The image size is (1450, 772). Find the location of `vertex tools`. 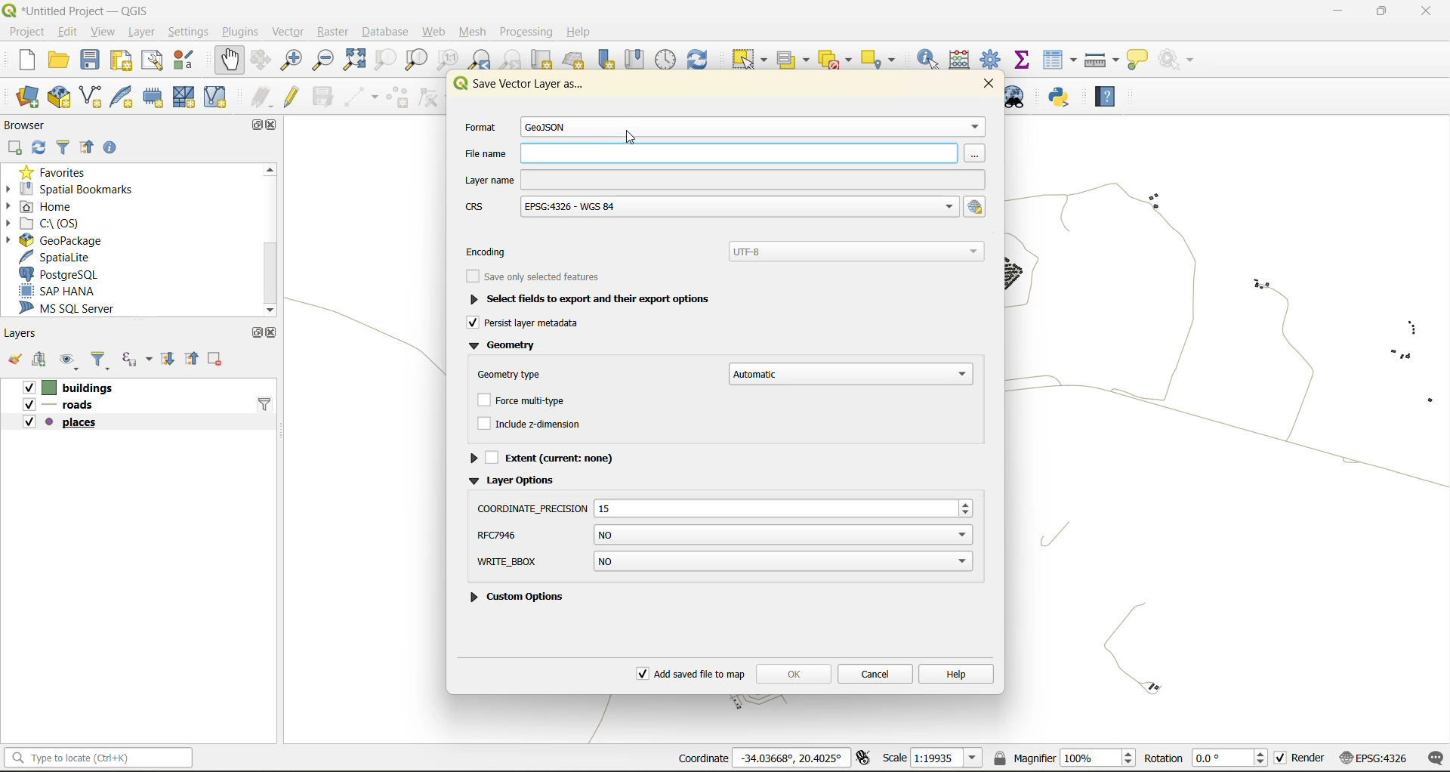

vertex tools is located at coordinates (436, 97).